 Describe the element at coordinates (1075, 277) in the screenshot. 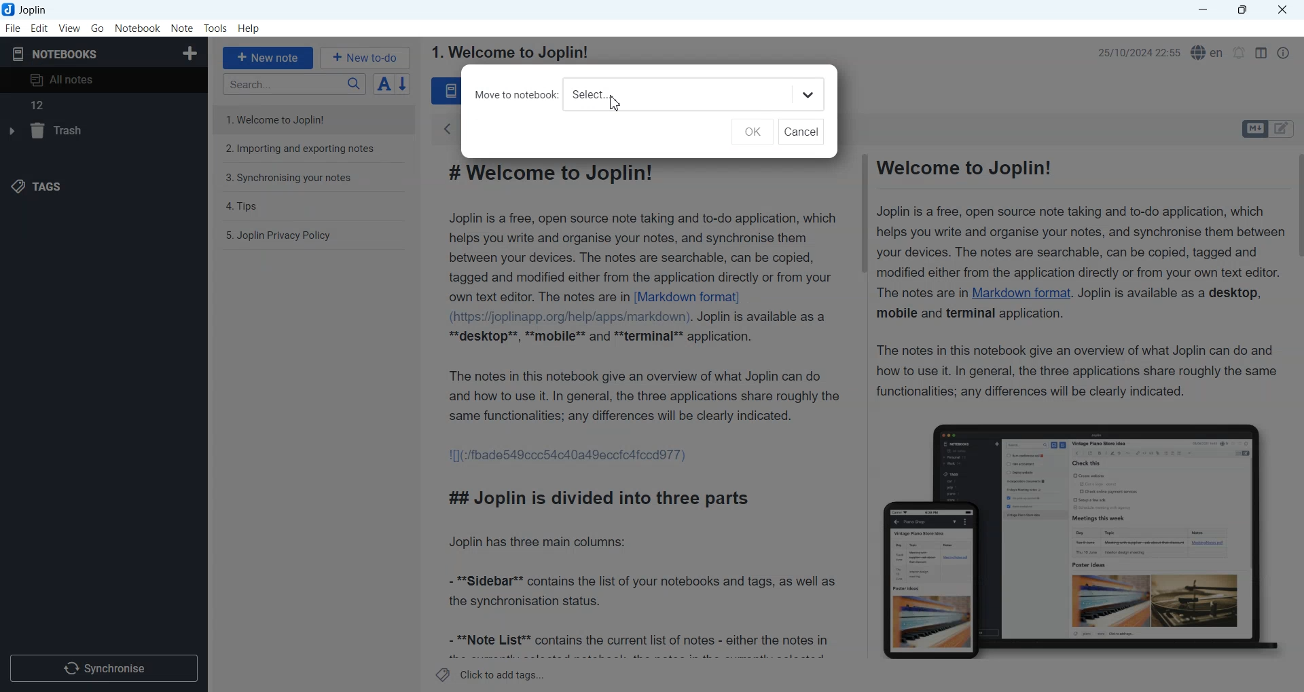

I see `Welcome to Joplin!

Joplin is a free, open source note taking and to-do application, which
helps you write and organise your notes, and synchronise them between
your devices. The notes are searchable, can be copied, tagged and
modified either from the application directly or from your own text editor.
The notes are in Markdown format. Joplin is available as a desktop,
mobile and terminal application.

The notes in this notebook give an overview of what Joplin can do and
how to use it. In general, the three applications share roughly the same
functionalities; any differences will be clearly indicated.` at that location.